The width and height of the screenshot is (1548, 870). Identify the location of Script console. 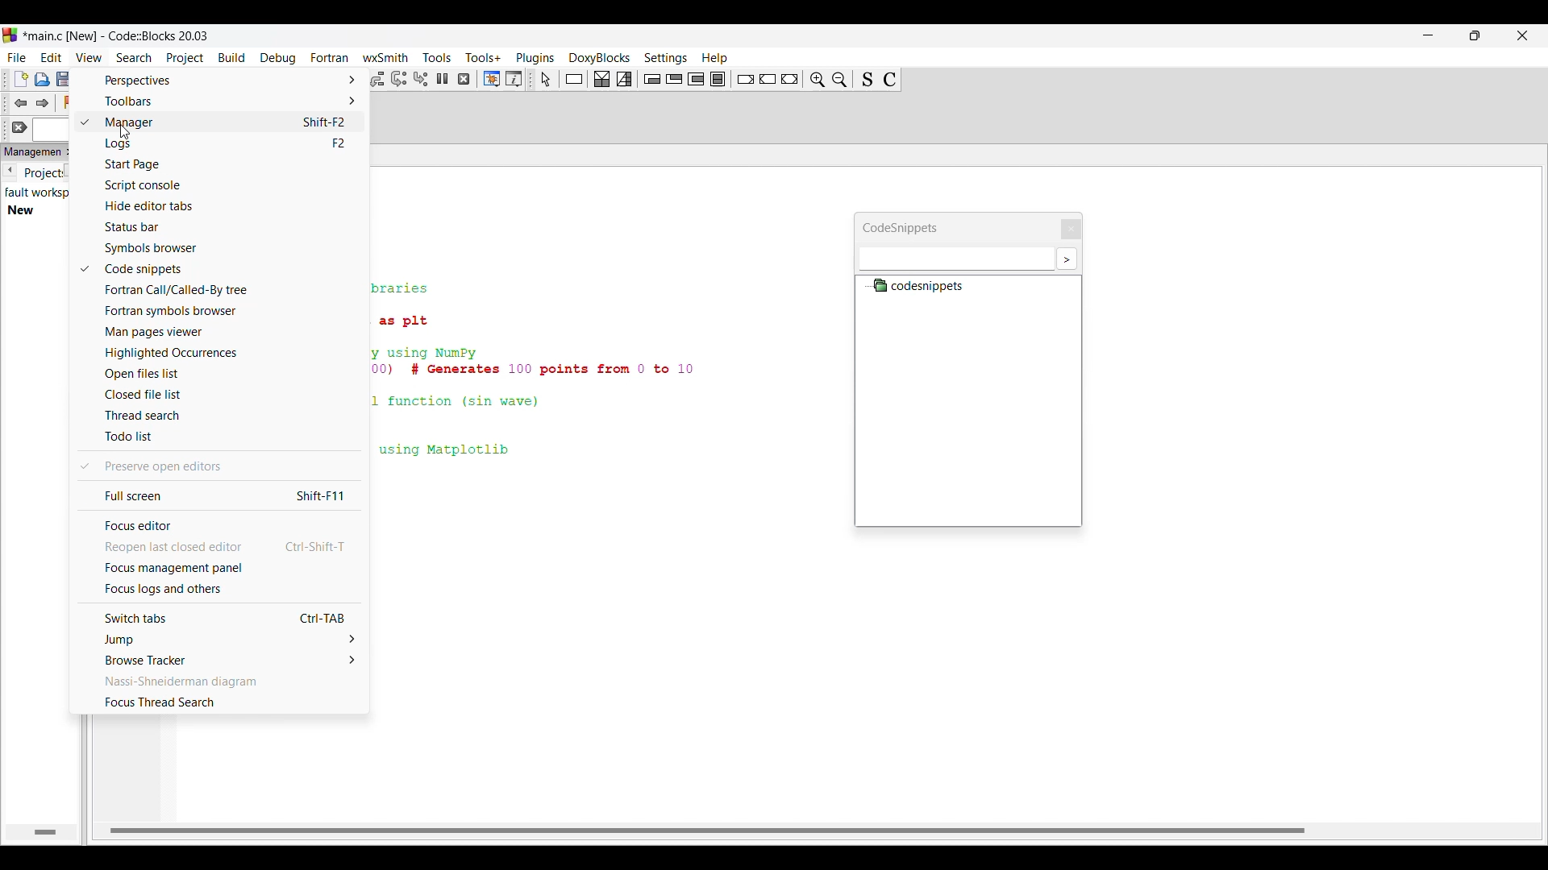
(229, 186).